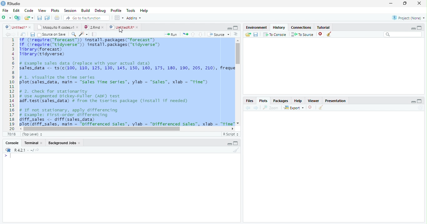 This screenshot has width=427, height=224. I want to click on Close, so click(420, 3).